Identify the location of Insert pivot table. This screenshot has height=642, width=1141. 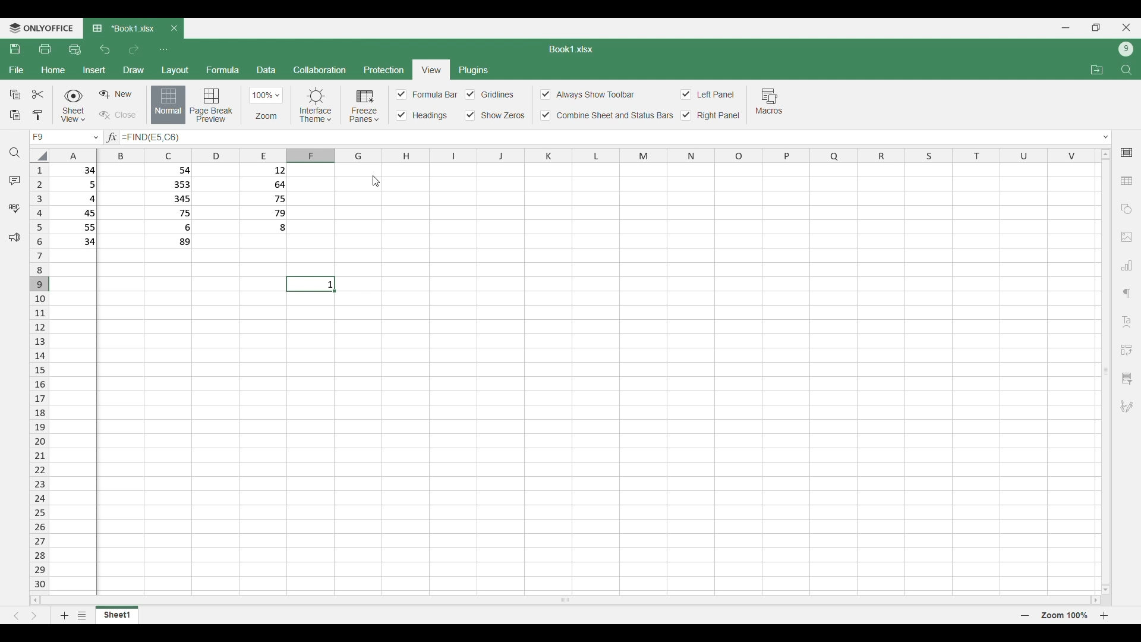
(1126, 350).